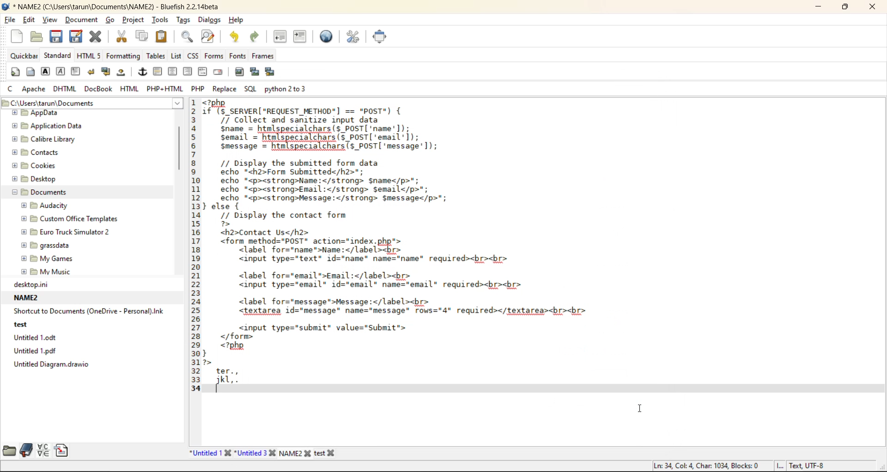 The image size is (887, 472). What do you see at coordinates (224, 90) in the screenshot?
I see `replace` at bounding box center [224, 90].